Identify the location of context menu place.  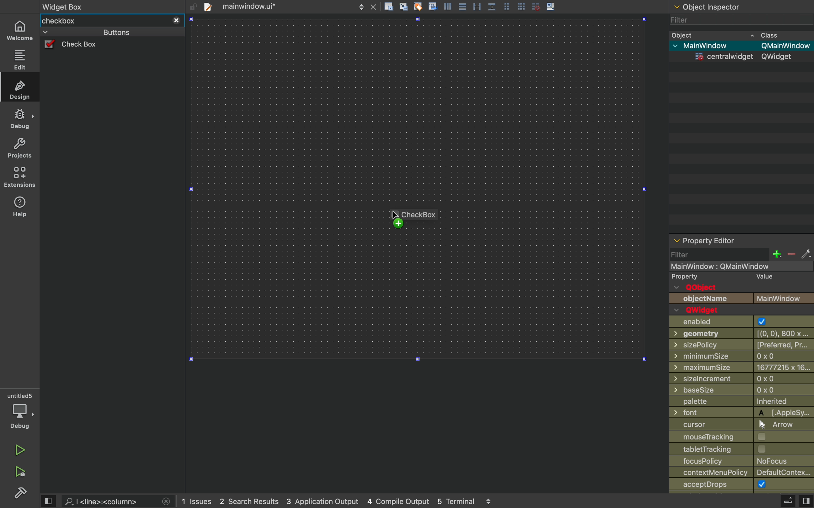
(743, 473).